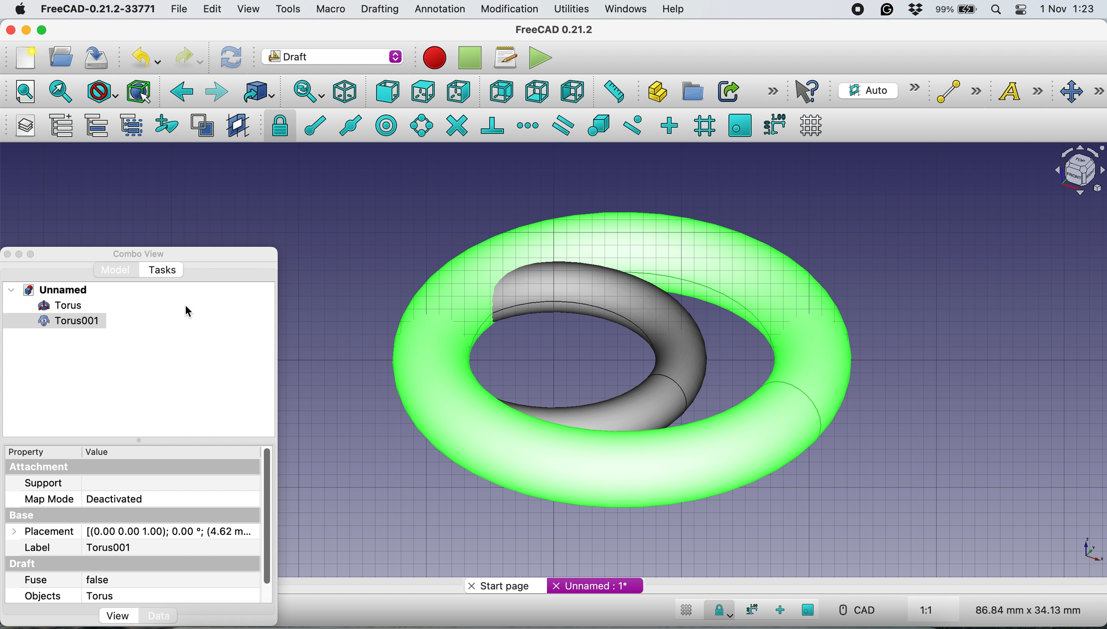 The image size is (1107, 629). What do you see at coordinates (599, 125) in the screenshot?
I see `snap special` at bounding box center [599, 125].